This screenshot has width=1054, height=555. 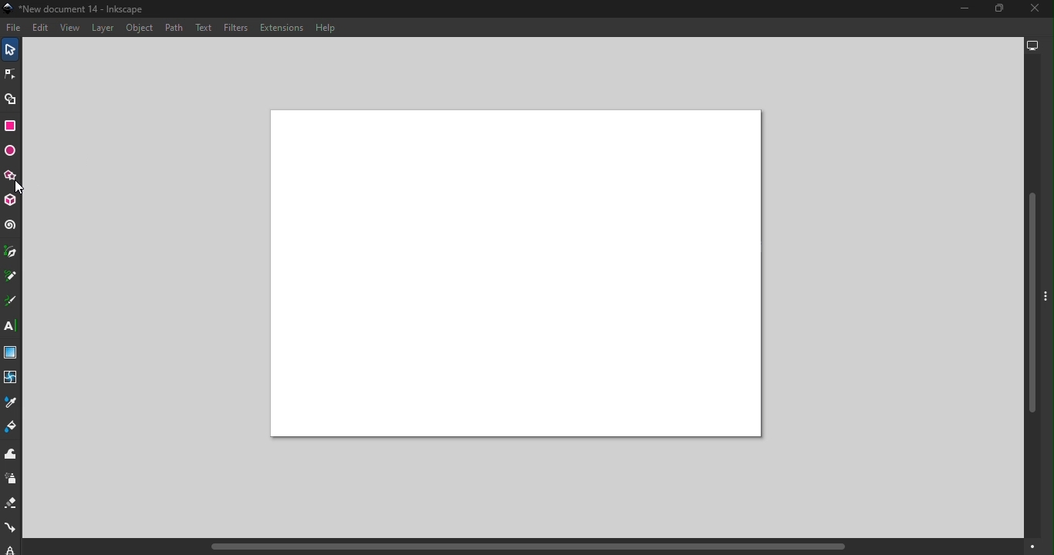 What do you see at coordinates (80, 8) in the screenshot?
I see `Document name` at bounding box center [80, 8].